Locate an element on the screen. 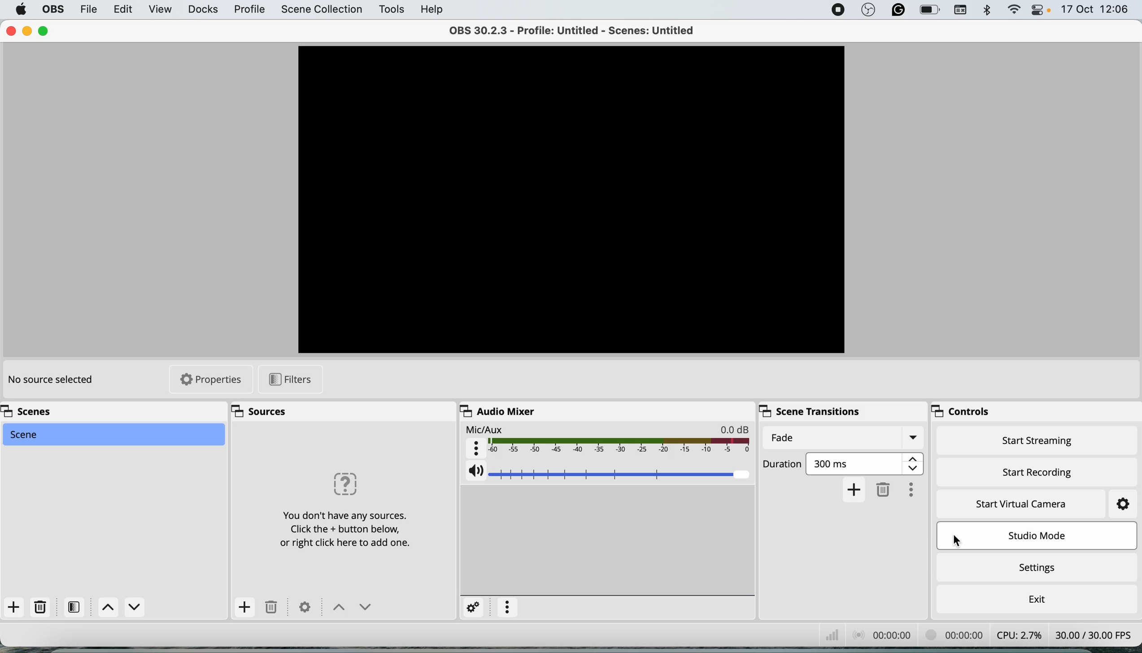  keyboard is located at coordinates (959, 10).